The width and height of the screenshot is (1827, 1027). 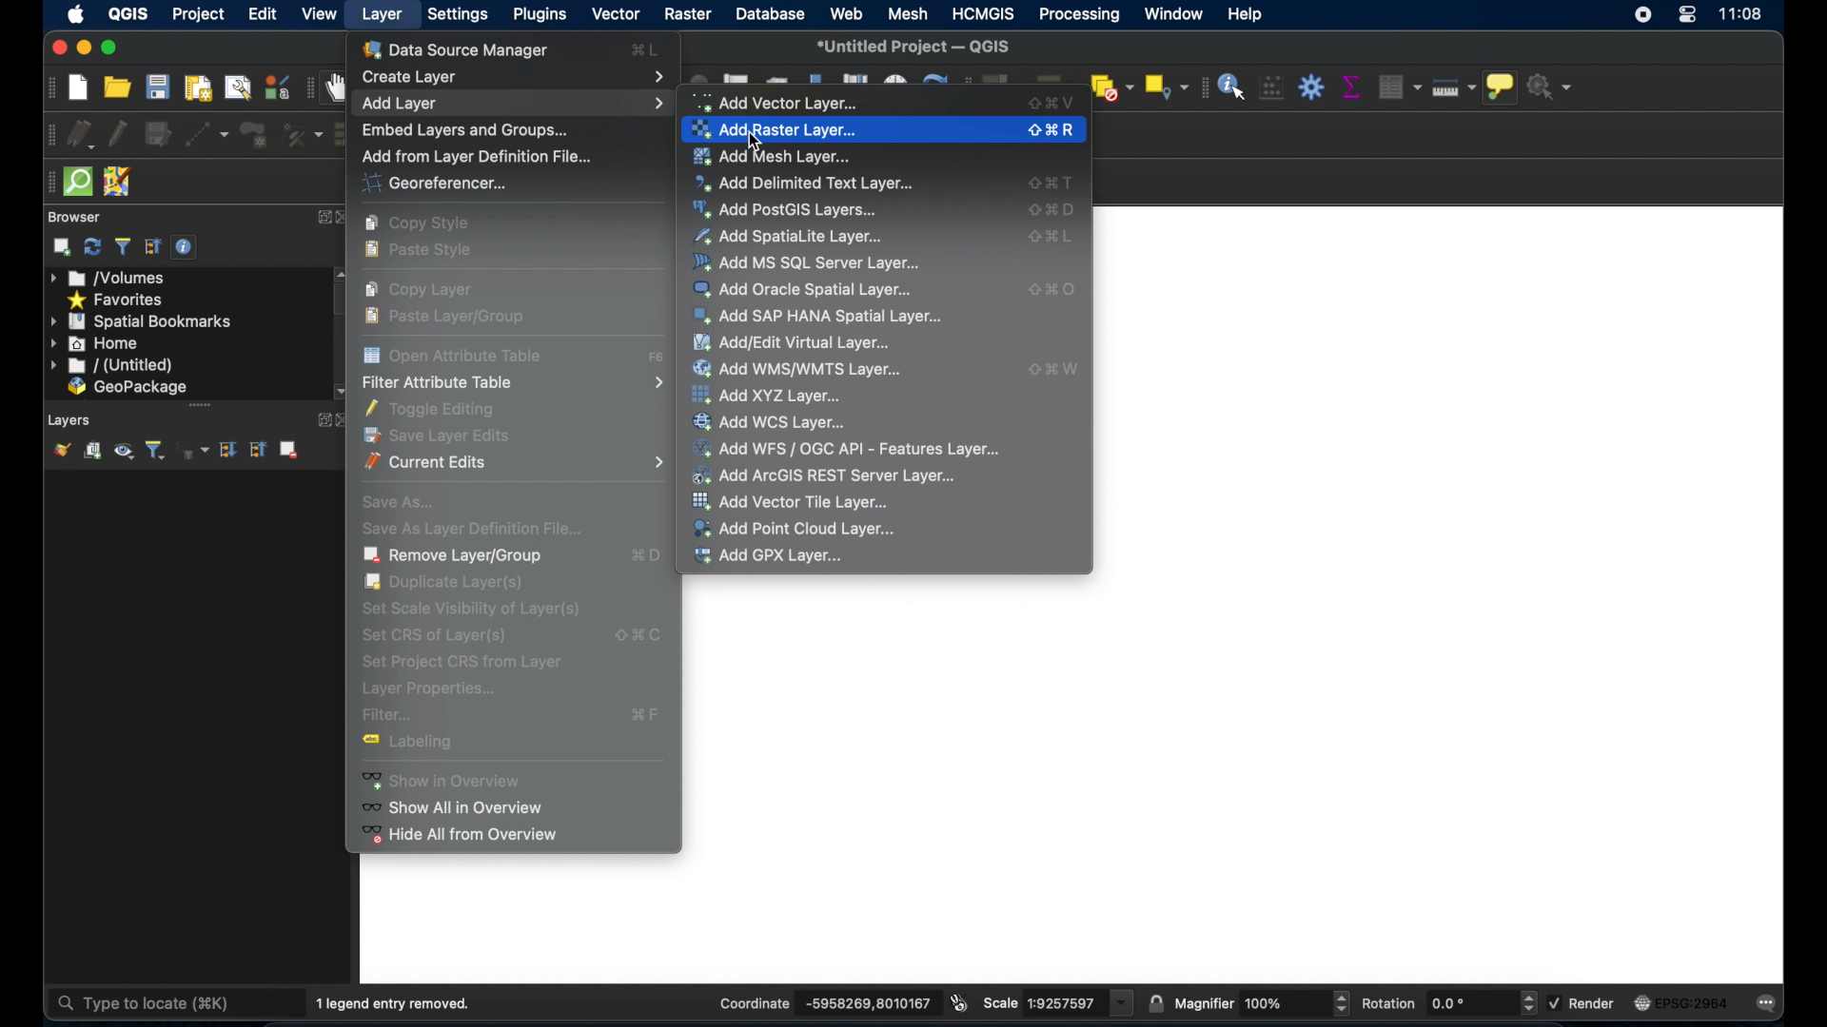 I want to click on data source manager, so click(x=462, y=48).